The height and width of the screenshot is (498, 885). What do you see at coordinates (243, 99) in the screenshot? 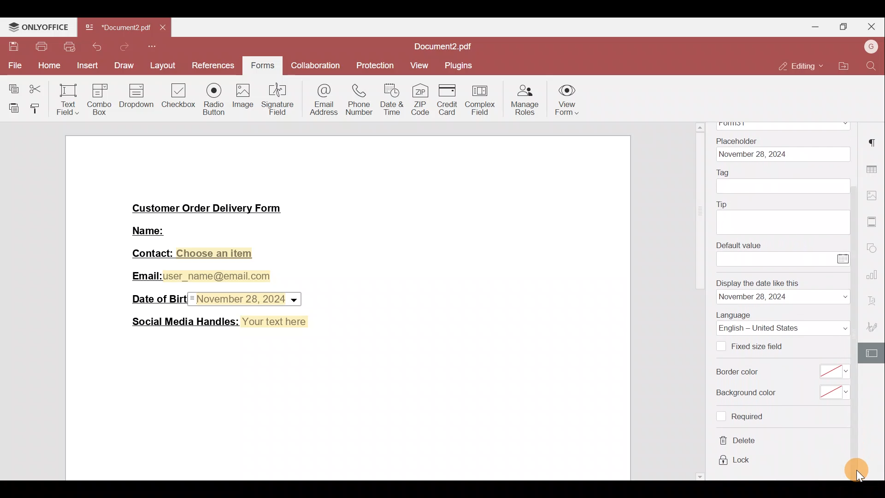
I see `Image` at bounding box center [243, 99].